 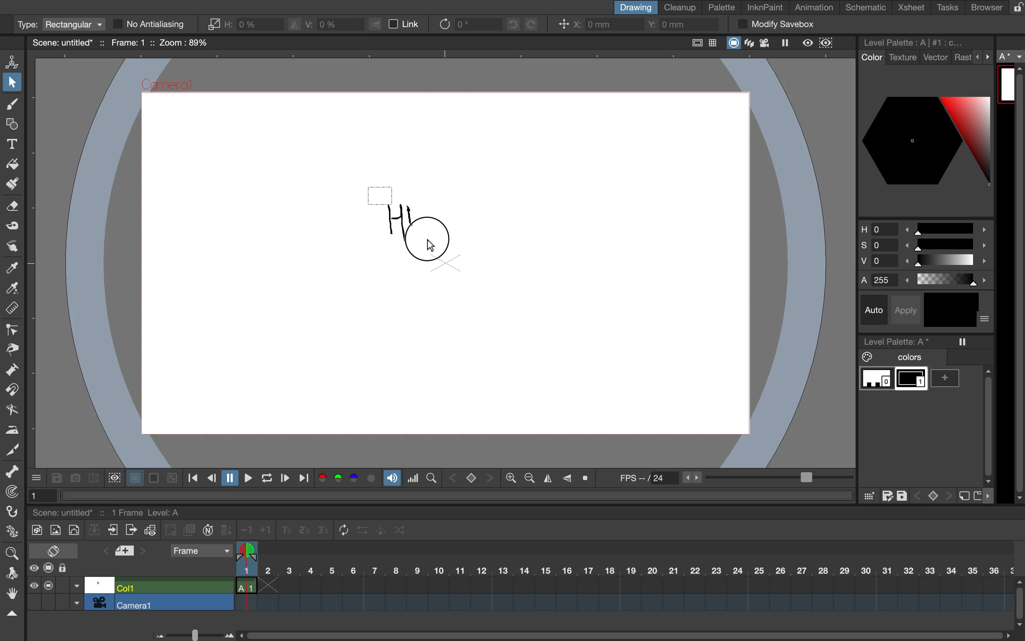 What do you see at coordinates (171, 477) in the screenshot?
I see `checkered background` at bounding box center [171, 477].